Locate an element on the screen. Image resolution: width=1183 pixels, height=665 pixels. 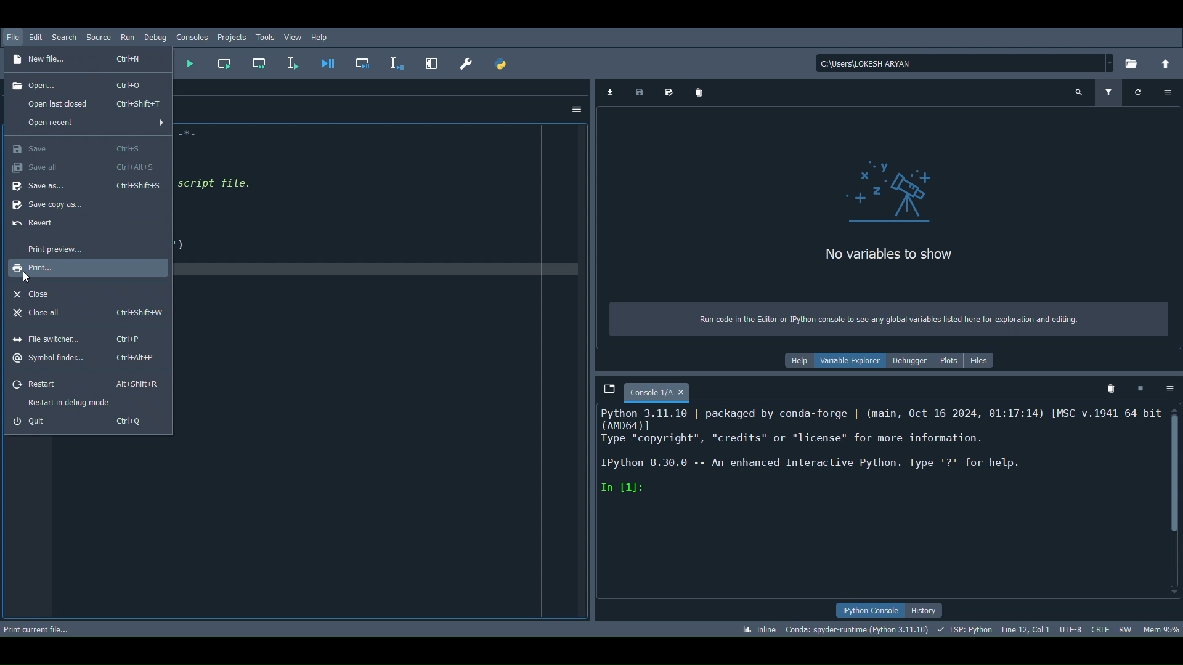
File switcher is located at coordinates (84, 337).